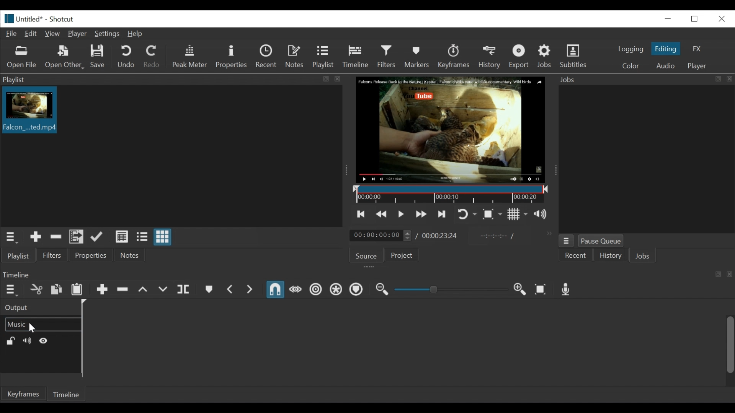 The height and width of the screenshot is (413, 735). Describe the element at coordinates (519, 57) in the screenshot. I see `Export` at that location.